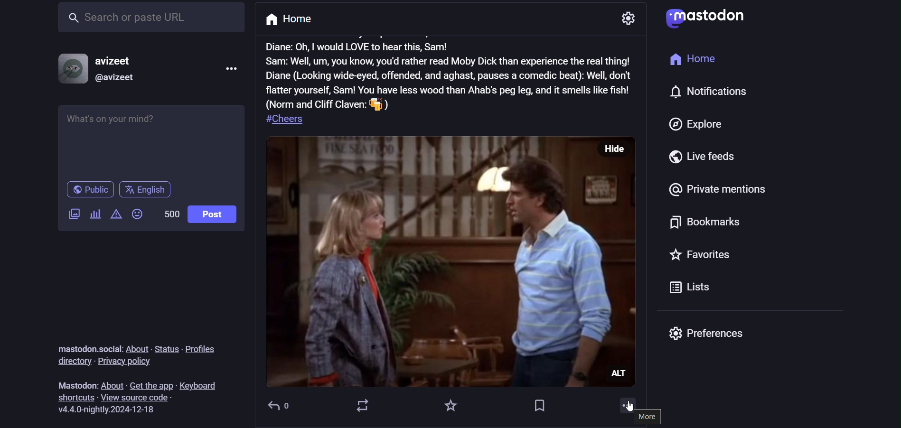 The width and height of the screenshot is (901, 428). What do you see at coordinates (627, 406) in the screenshot?
I see `more` at bounding box center [627, 406].